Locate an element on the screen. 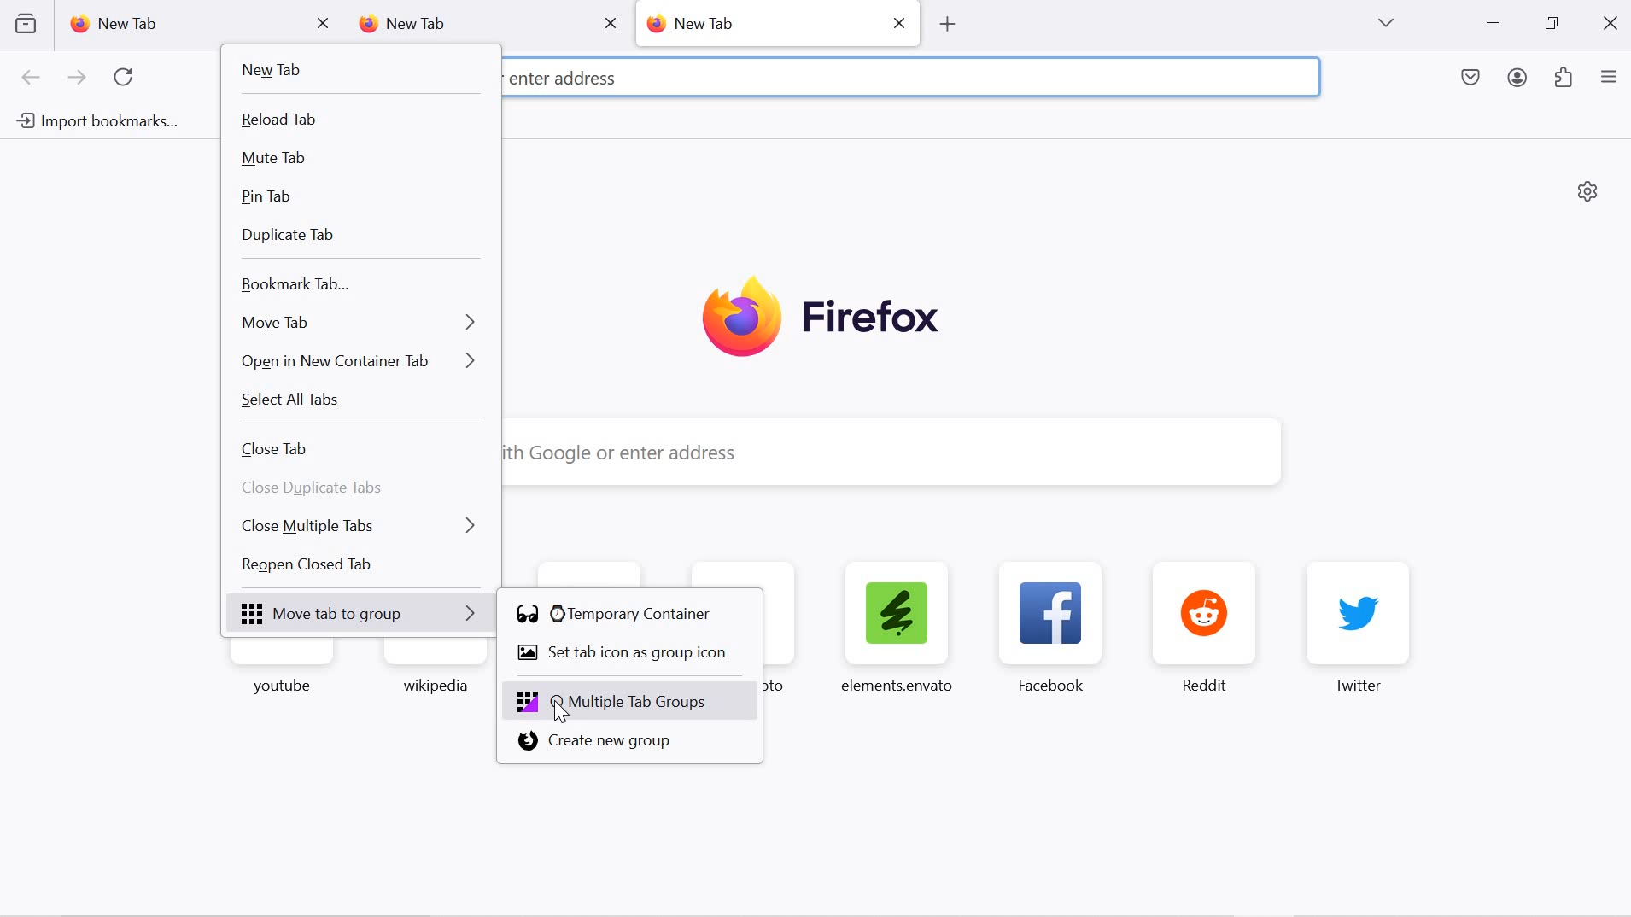 The height and width of the screenshot is (917, 1631). close multiple tabs is located at coordinates (364, 524).